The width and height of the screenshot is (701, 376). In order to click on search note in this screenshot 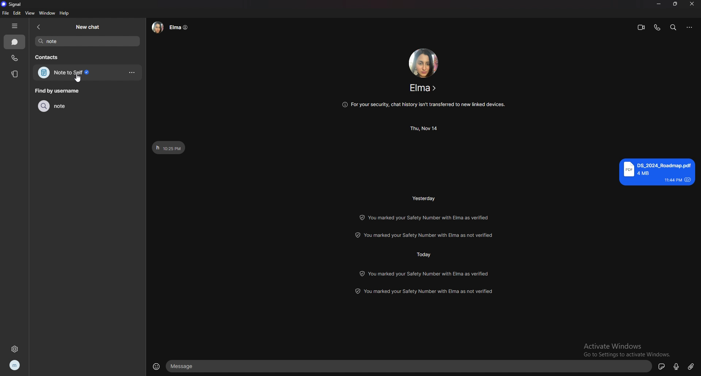, I will do `click(74, 106)`.